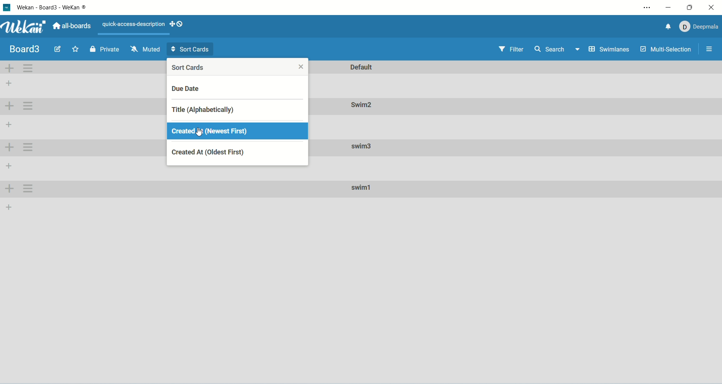  I want to click on maximize, so click(691, 7).